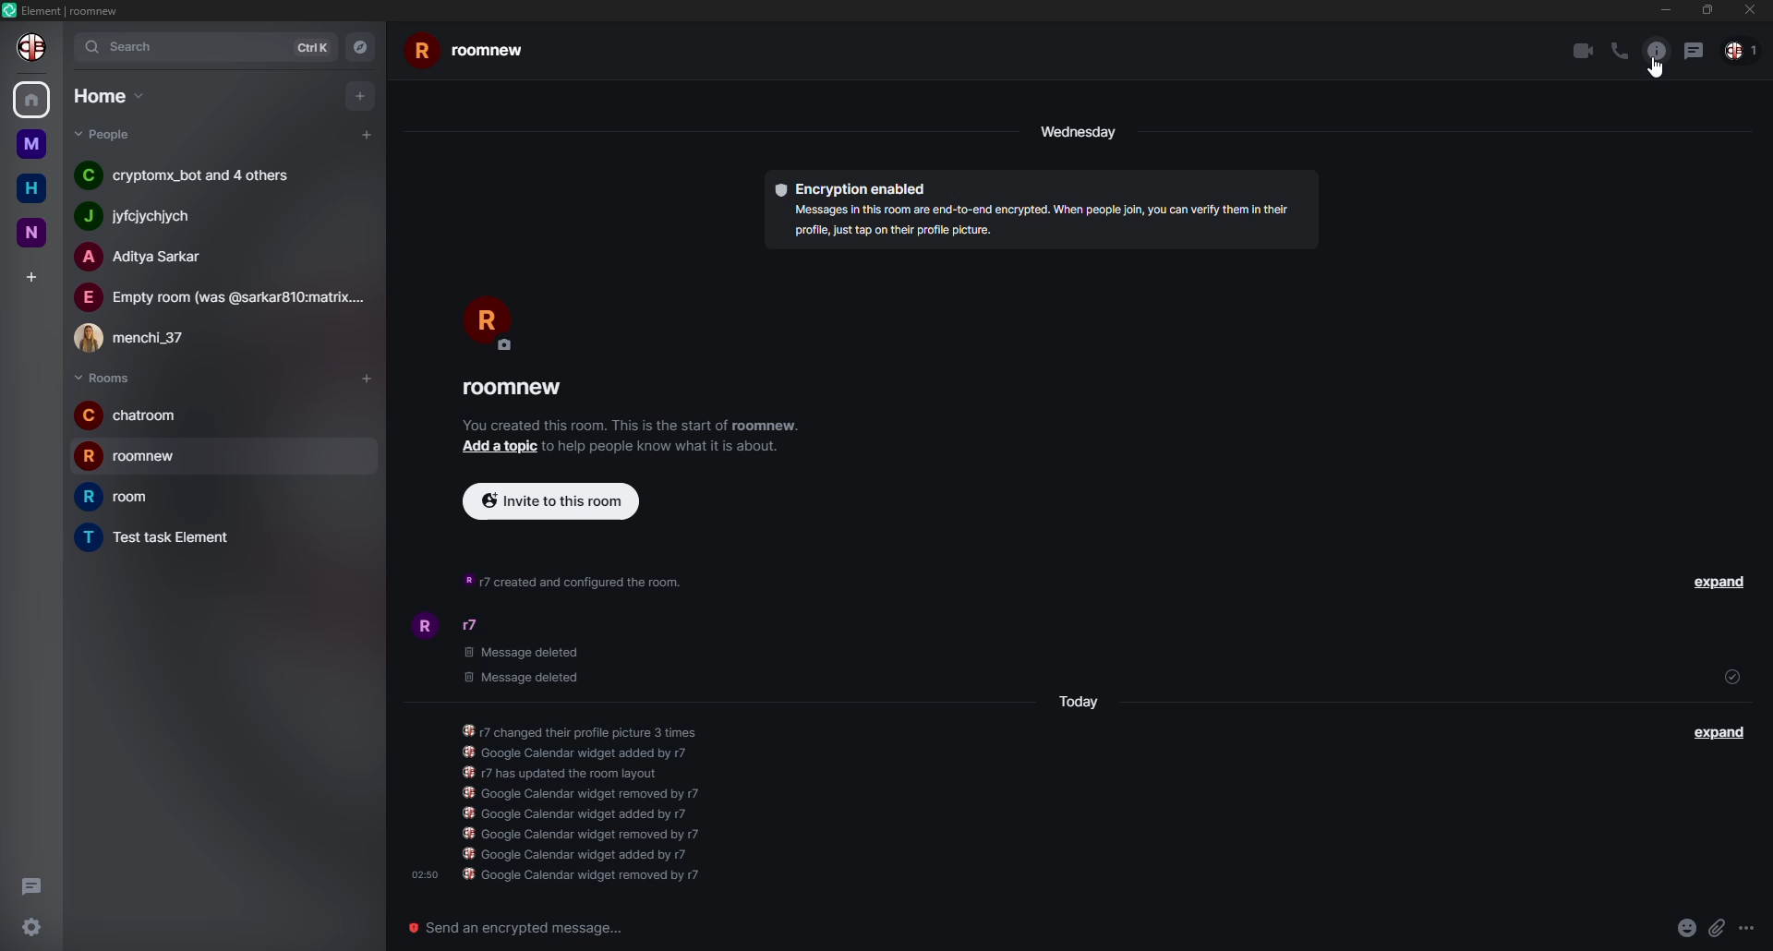 The image size is (1773, 951). I want to click on time, so click(421, 873).